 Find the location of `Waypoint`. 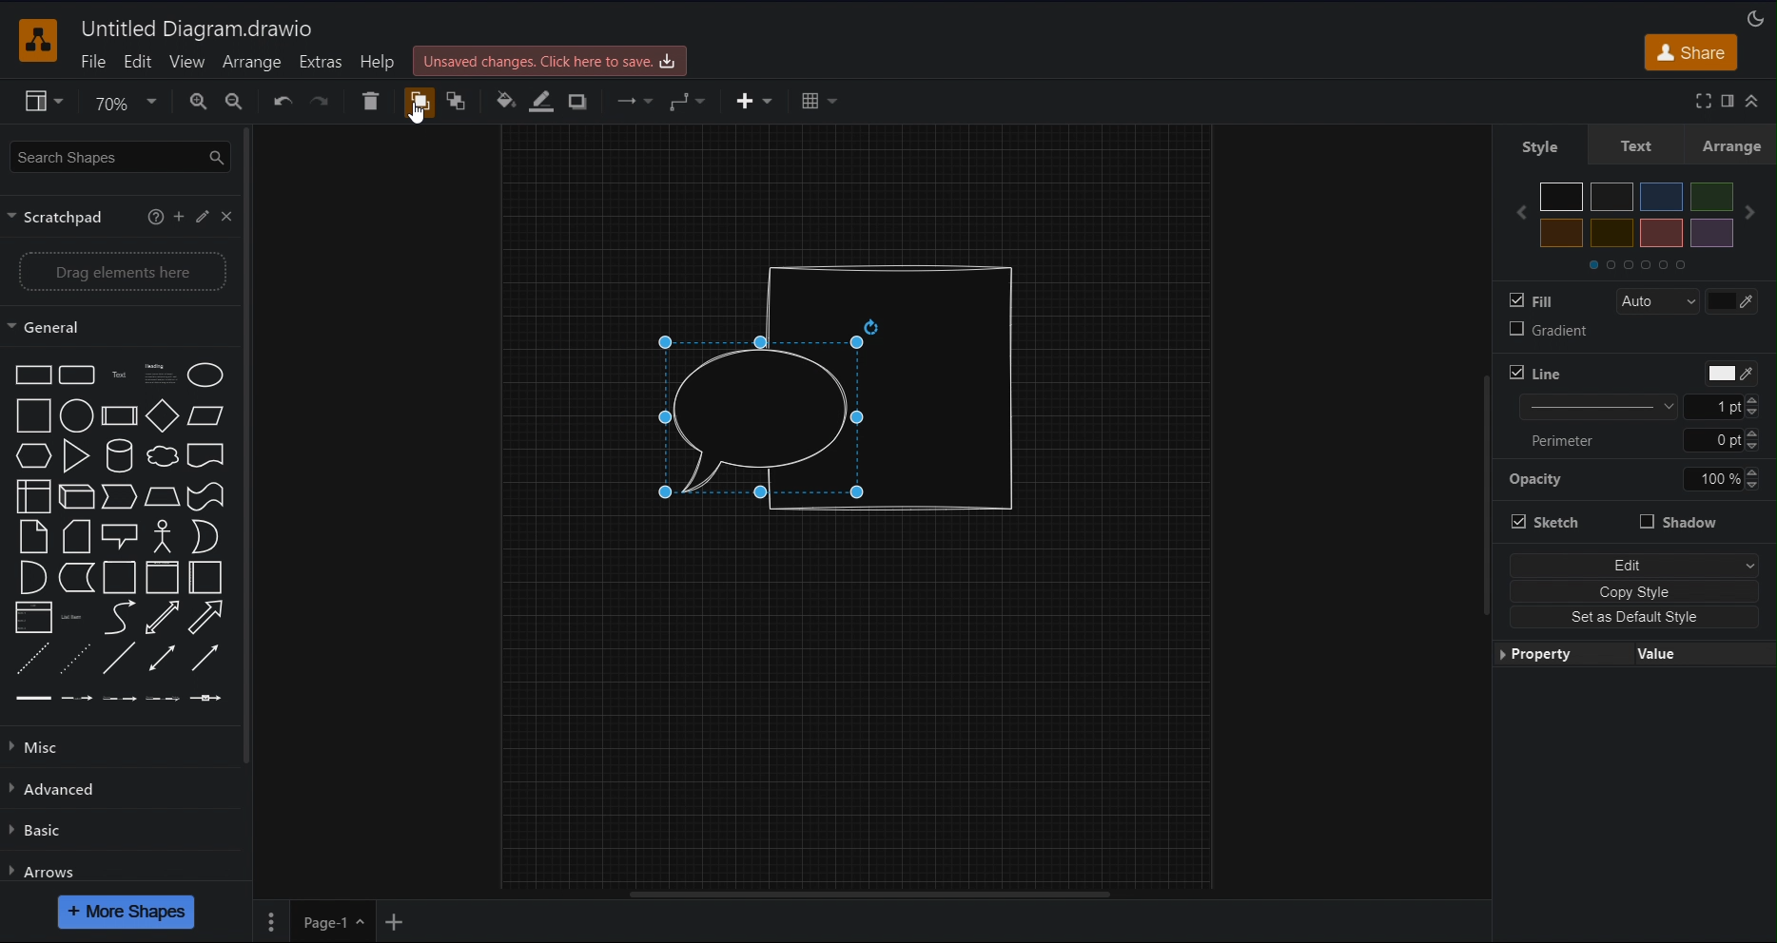

Waypoint is located at coordinates (689, 101).